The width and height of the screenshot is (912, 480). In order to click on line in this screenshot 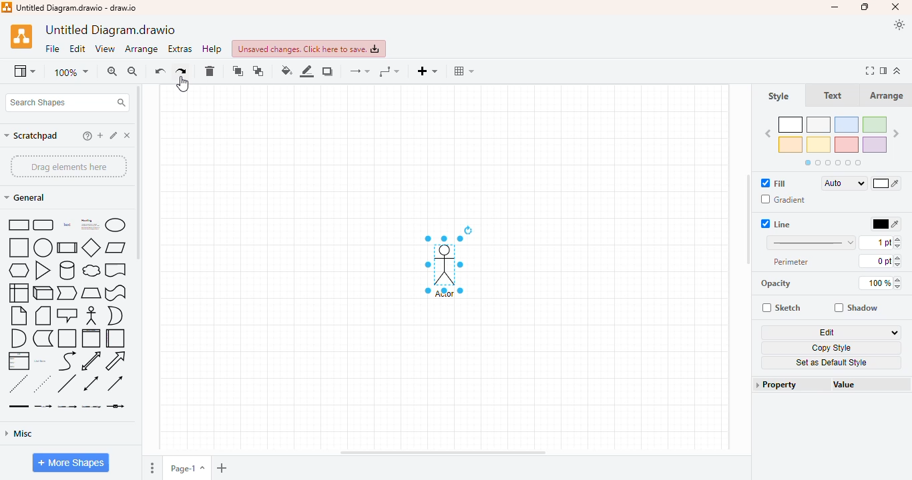, I will do `click(811, 242)`.